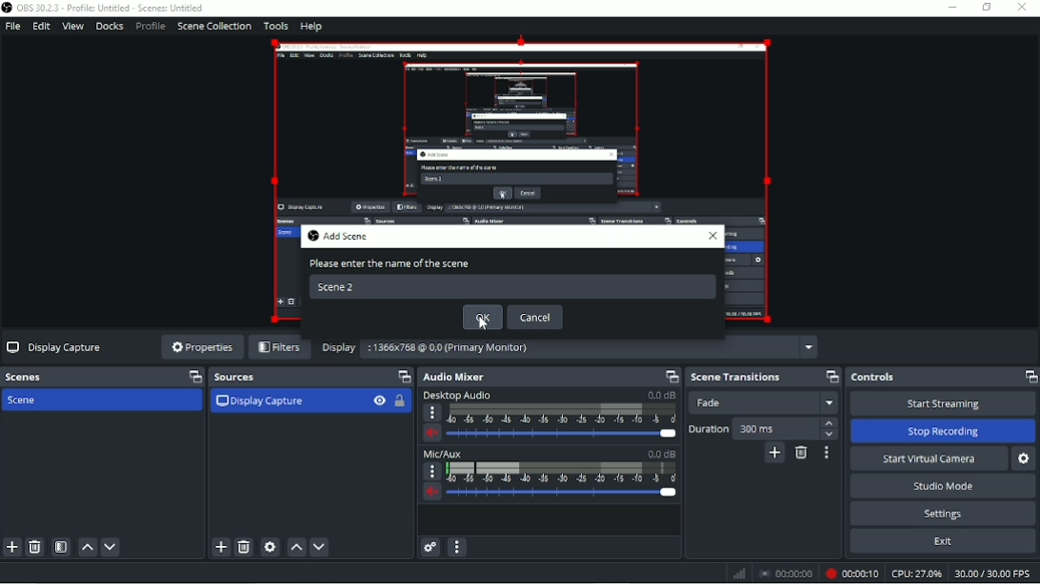 This screenshot has width=1040, height=584. Describe the element at coordinates (13, 27) in the screenshot. I see `File` at that location.